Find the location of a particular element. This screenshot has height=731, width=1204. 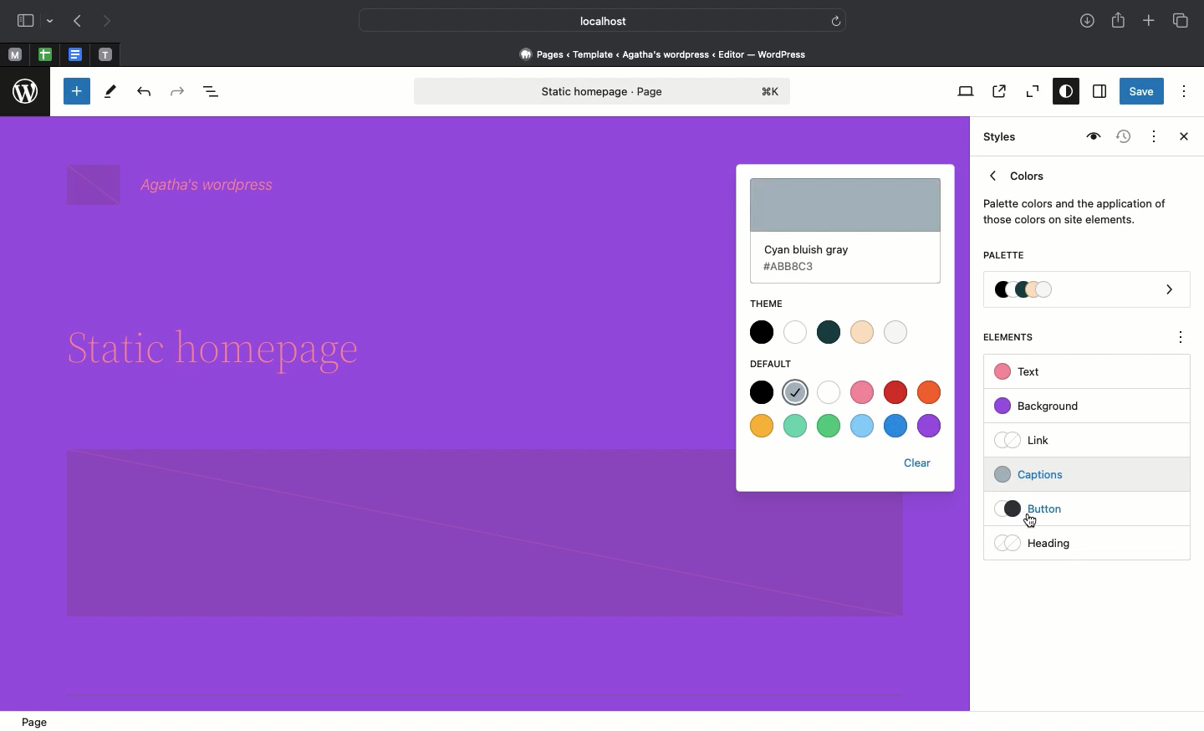

Background is located at coordinates (1045, 406).